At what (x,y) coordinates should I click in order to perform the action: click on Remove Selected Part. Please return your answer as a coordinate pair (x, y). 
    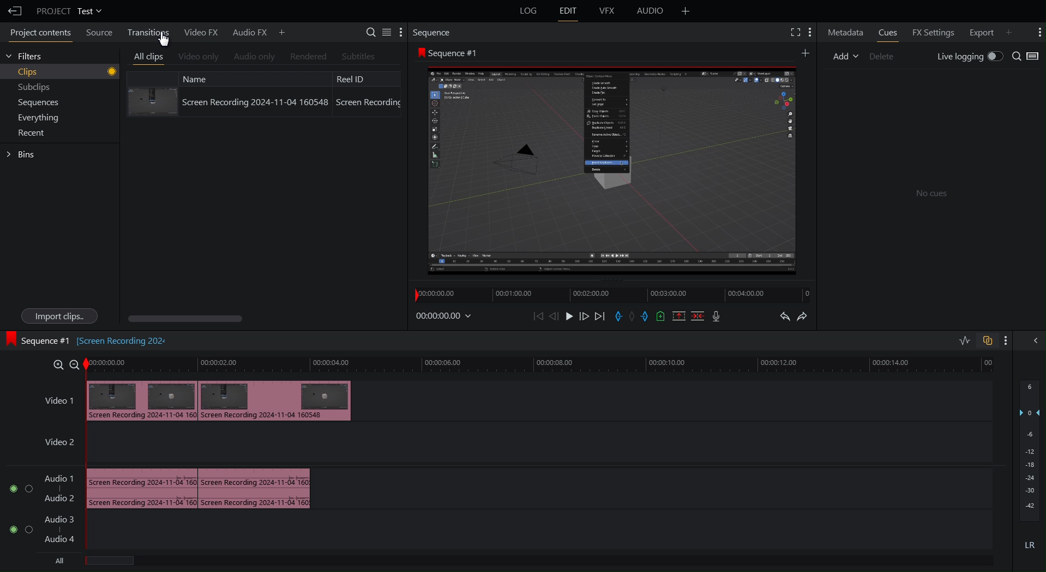
    Looking at the image, I should click on (678, 315).